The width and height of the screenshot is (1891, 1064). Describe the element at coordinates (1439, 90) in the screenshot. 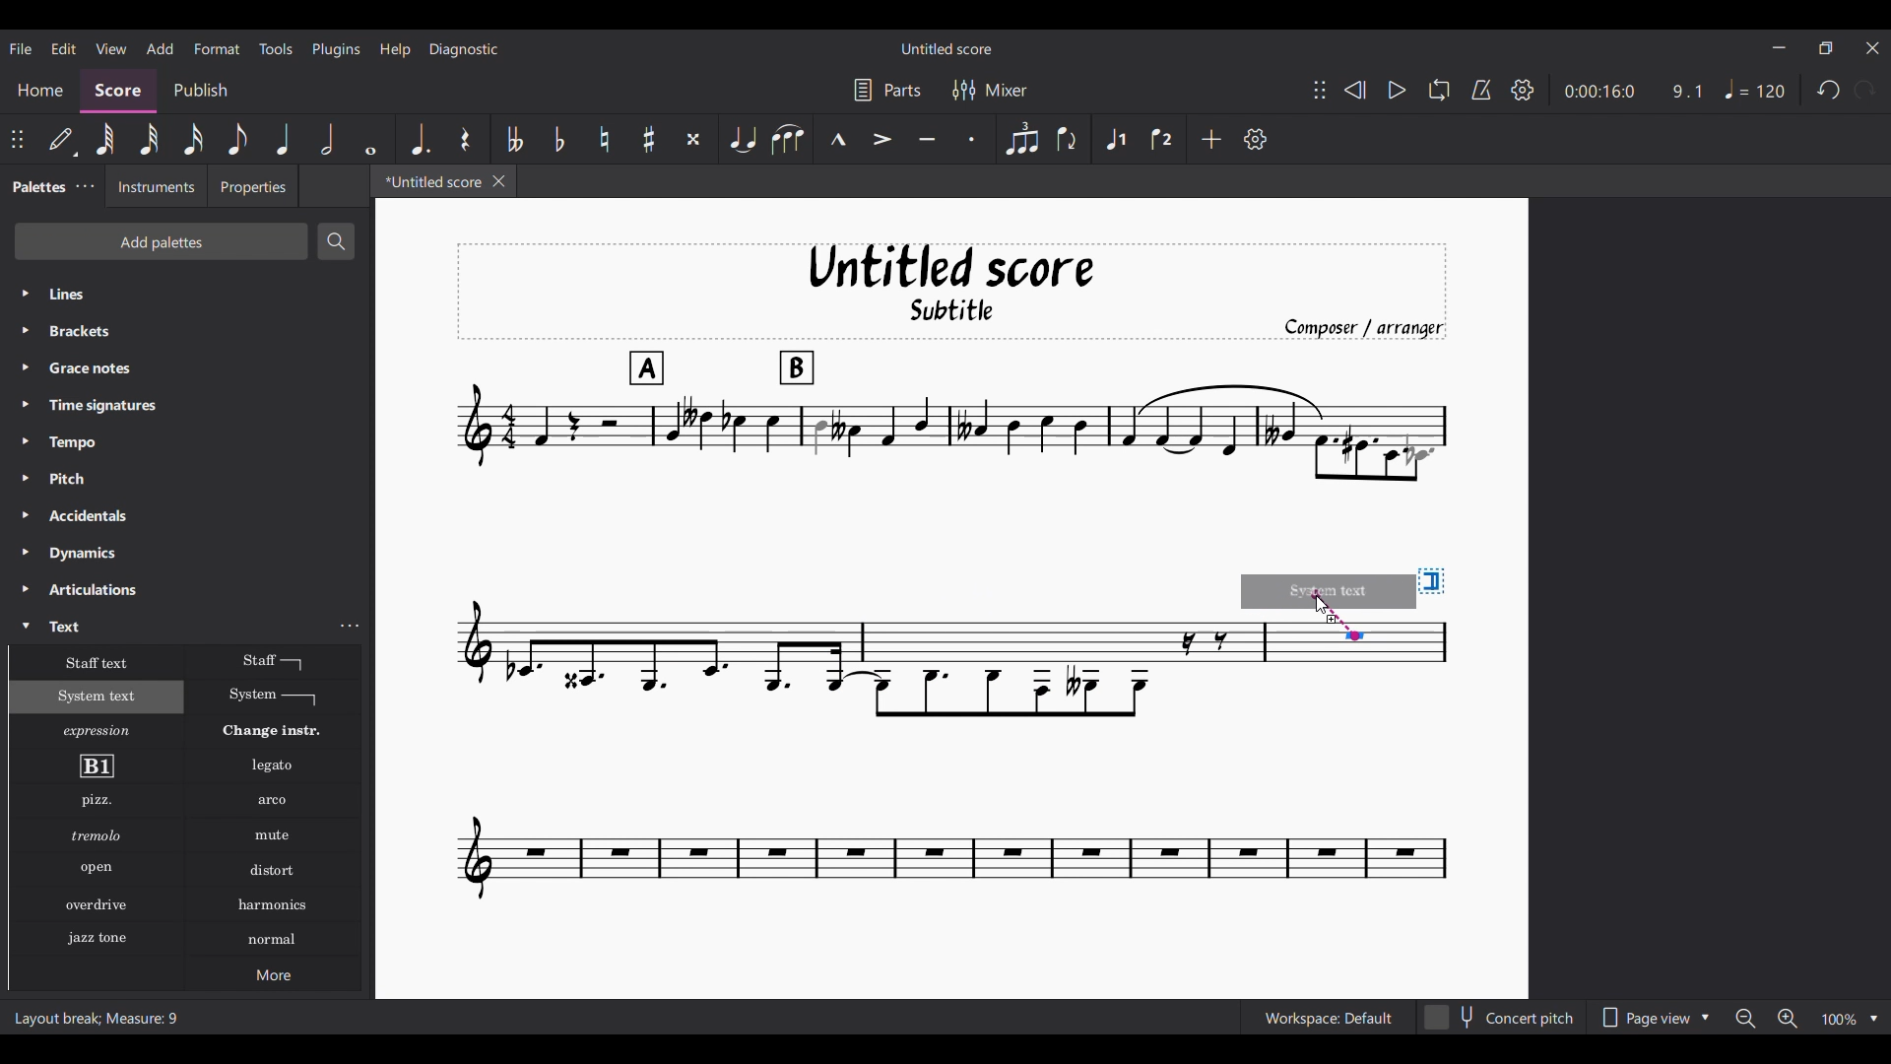

I see `Loop playback` at that location.